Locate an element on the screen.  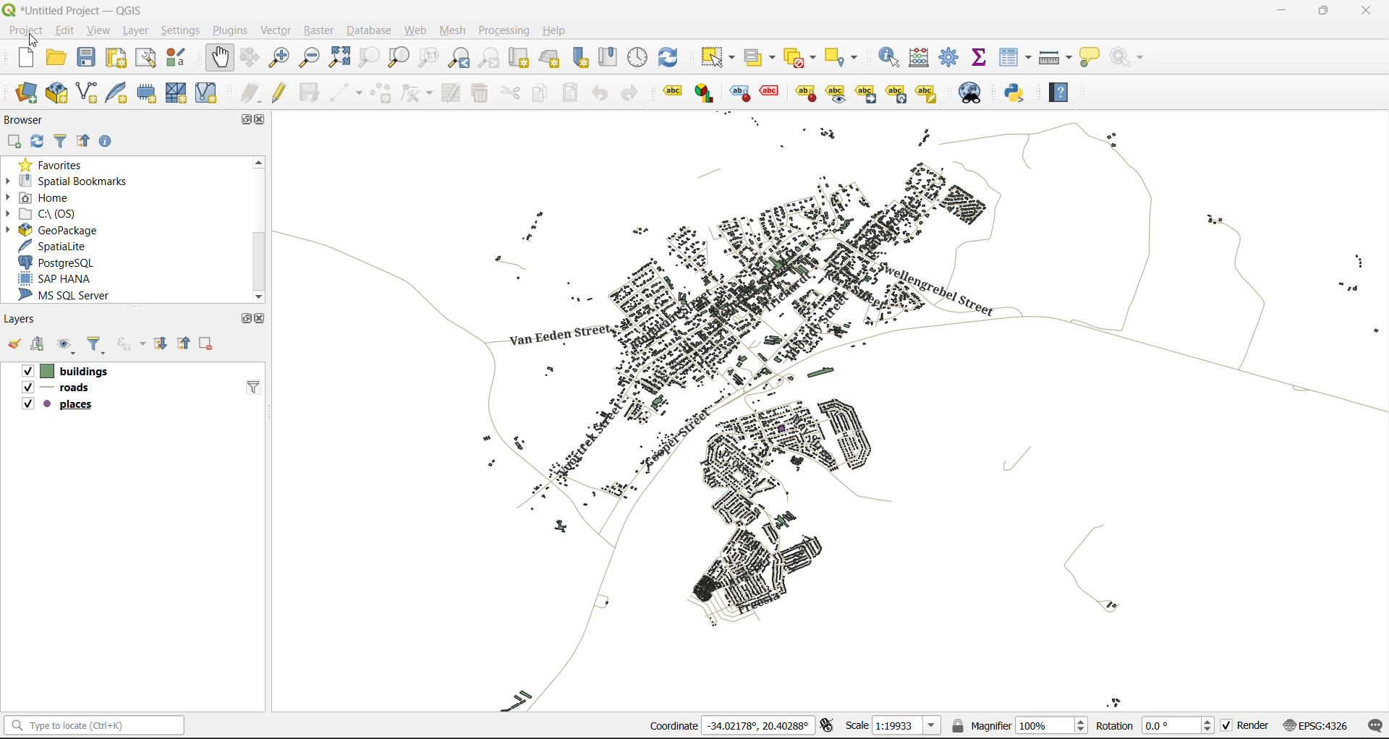
open is located at coordinates (56, 56).